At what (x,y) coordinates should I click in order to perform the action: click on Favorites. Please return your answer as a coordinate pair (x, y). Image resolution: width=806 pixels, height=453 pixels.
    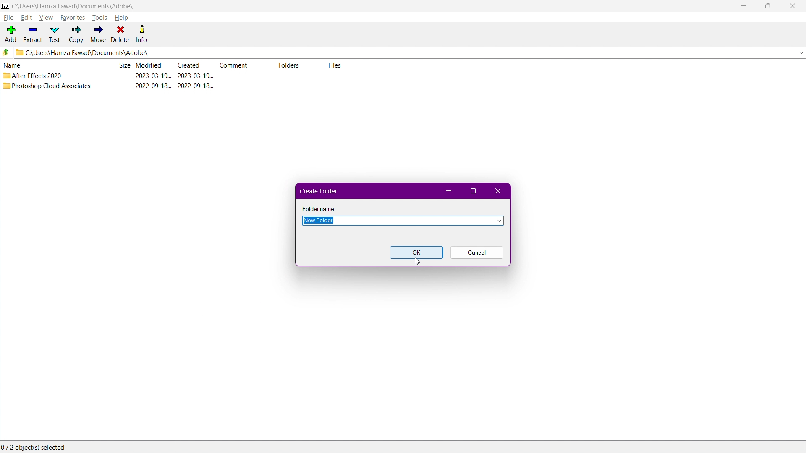
    Looking at the image, I should click on (73, 17).